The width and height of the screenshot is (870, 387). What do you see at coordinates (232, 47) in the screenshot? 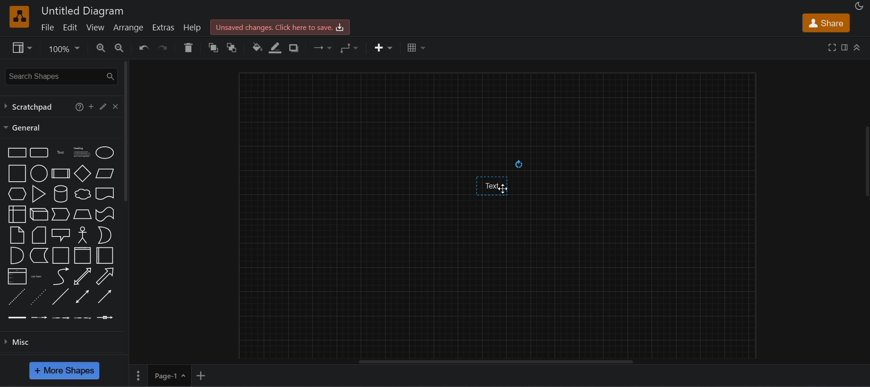
I see `to back` at bounding box center [232, 47].